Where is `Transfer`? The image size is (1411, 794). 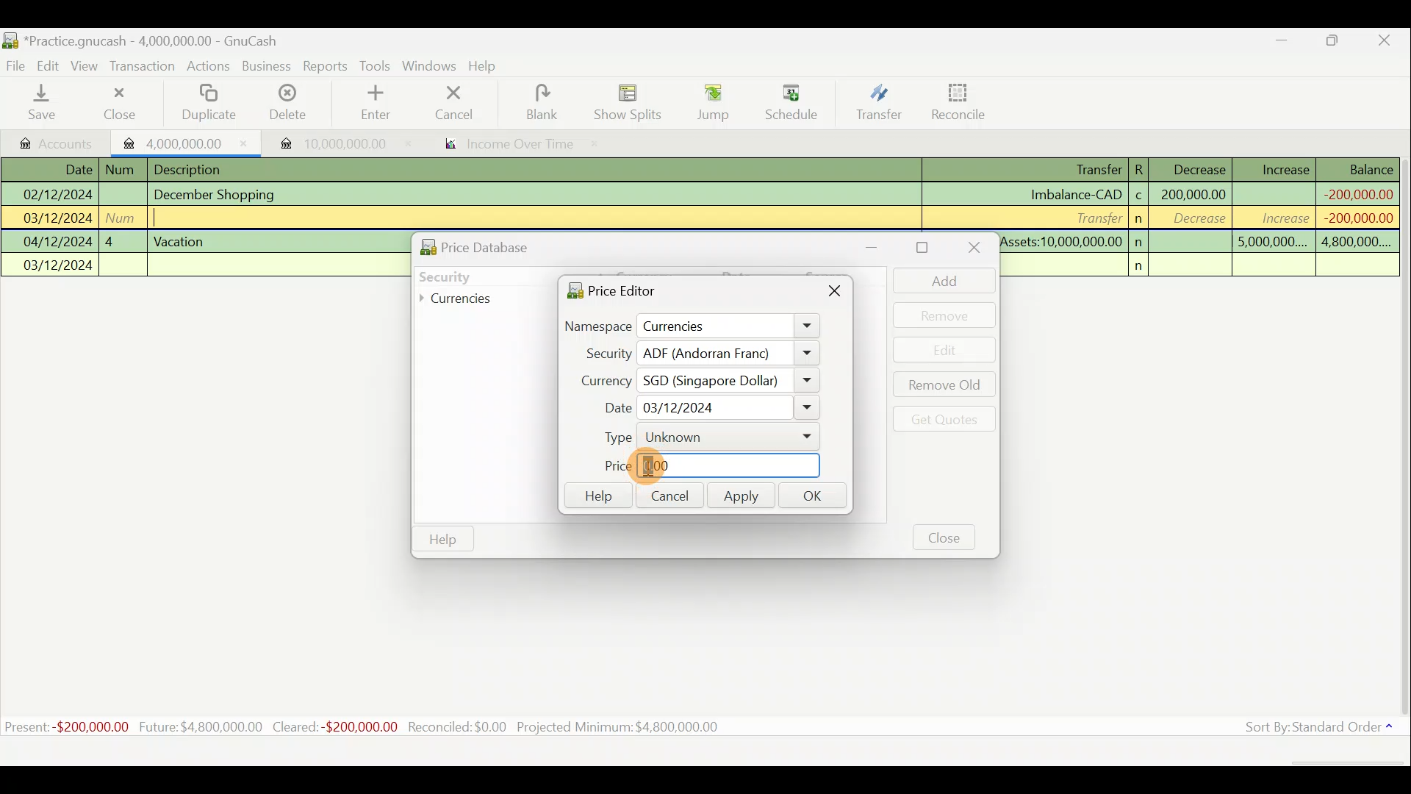
Transfer is located at coordinates (1094, 217).